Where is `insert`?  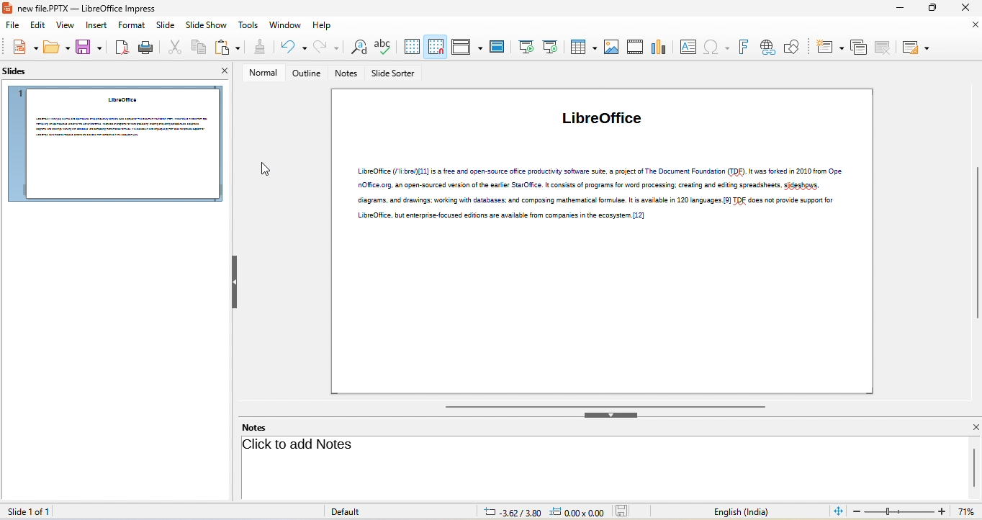
insert is located at coordinates (95, 26).